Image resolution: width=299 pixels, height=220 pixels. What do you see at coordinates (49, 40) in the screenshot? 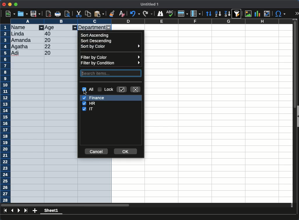
I see `20` at bounding box center [49, 40].